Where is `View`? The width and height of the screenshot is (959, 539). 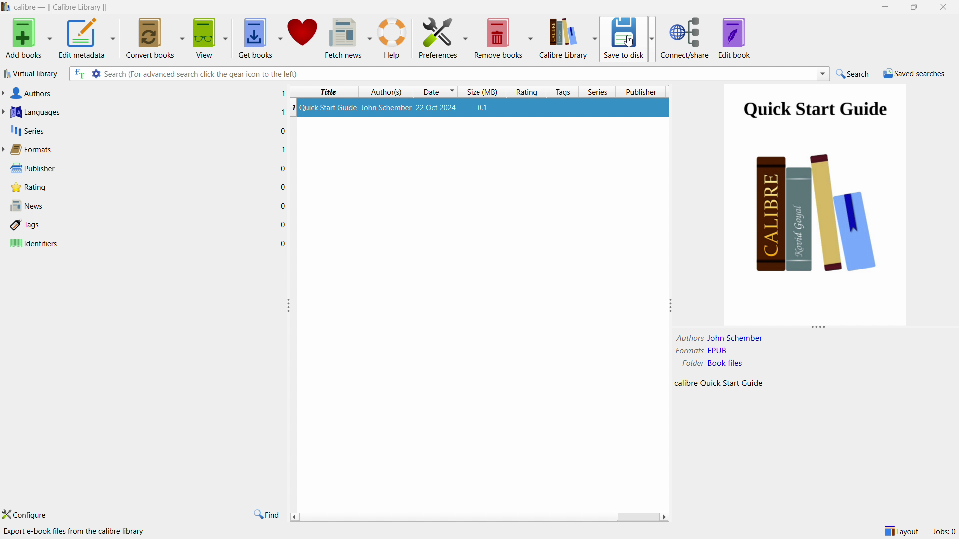
View is located at coordinates (206, 39).